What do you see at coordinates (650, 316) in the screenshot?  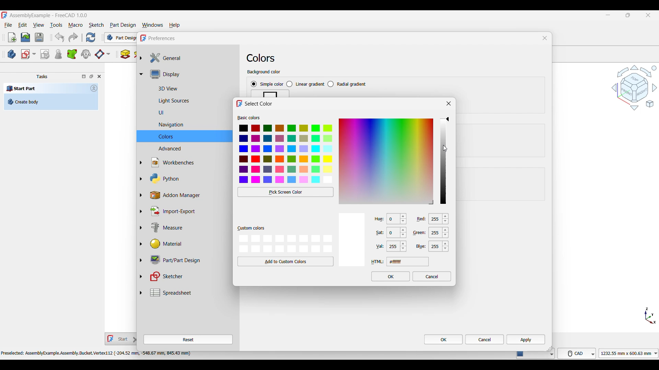 I see `Axis navigation` at bounding box center [650, 316].